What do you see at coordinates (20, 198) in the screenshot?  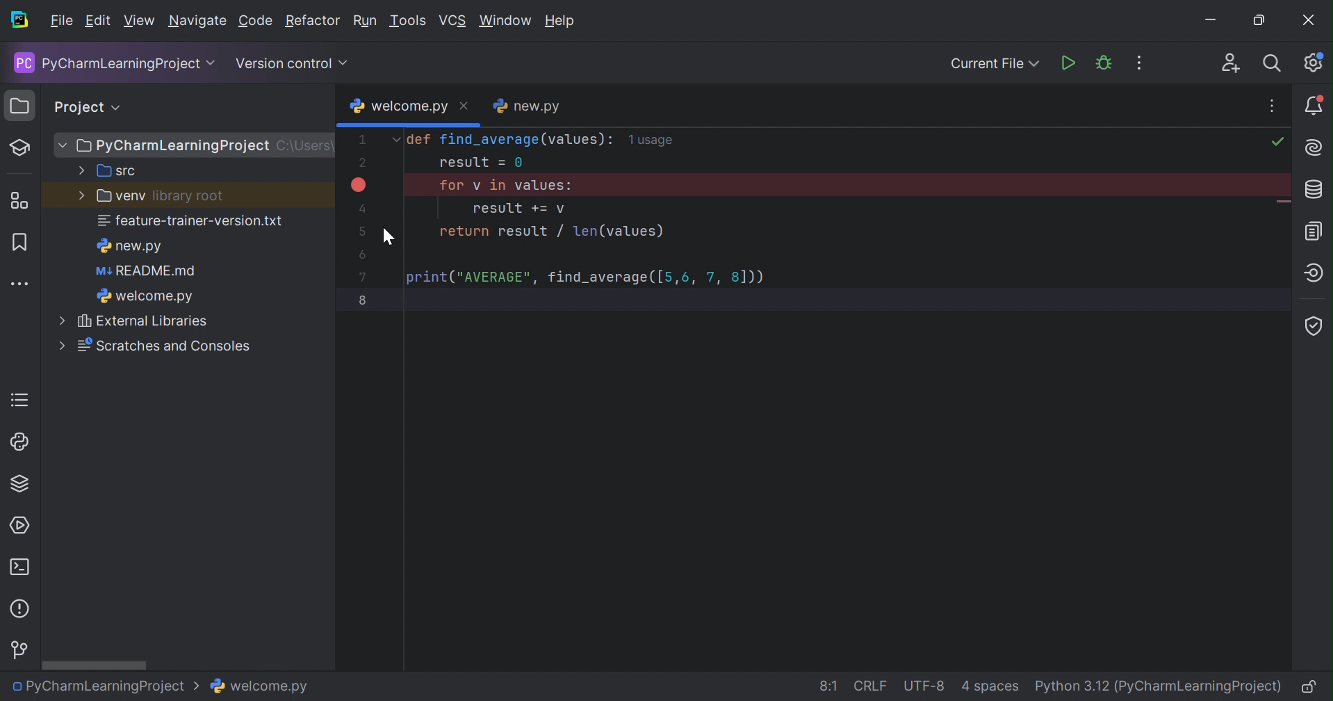 I see `Structure` at bounding box center [20, 198].